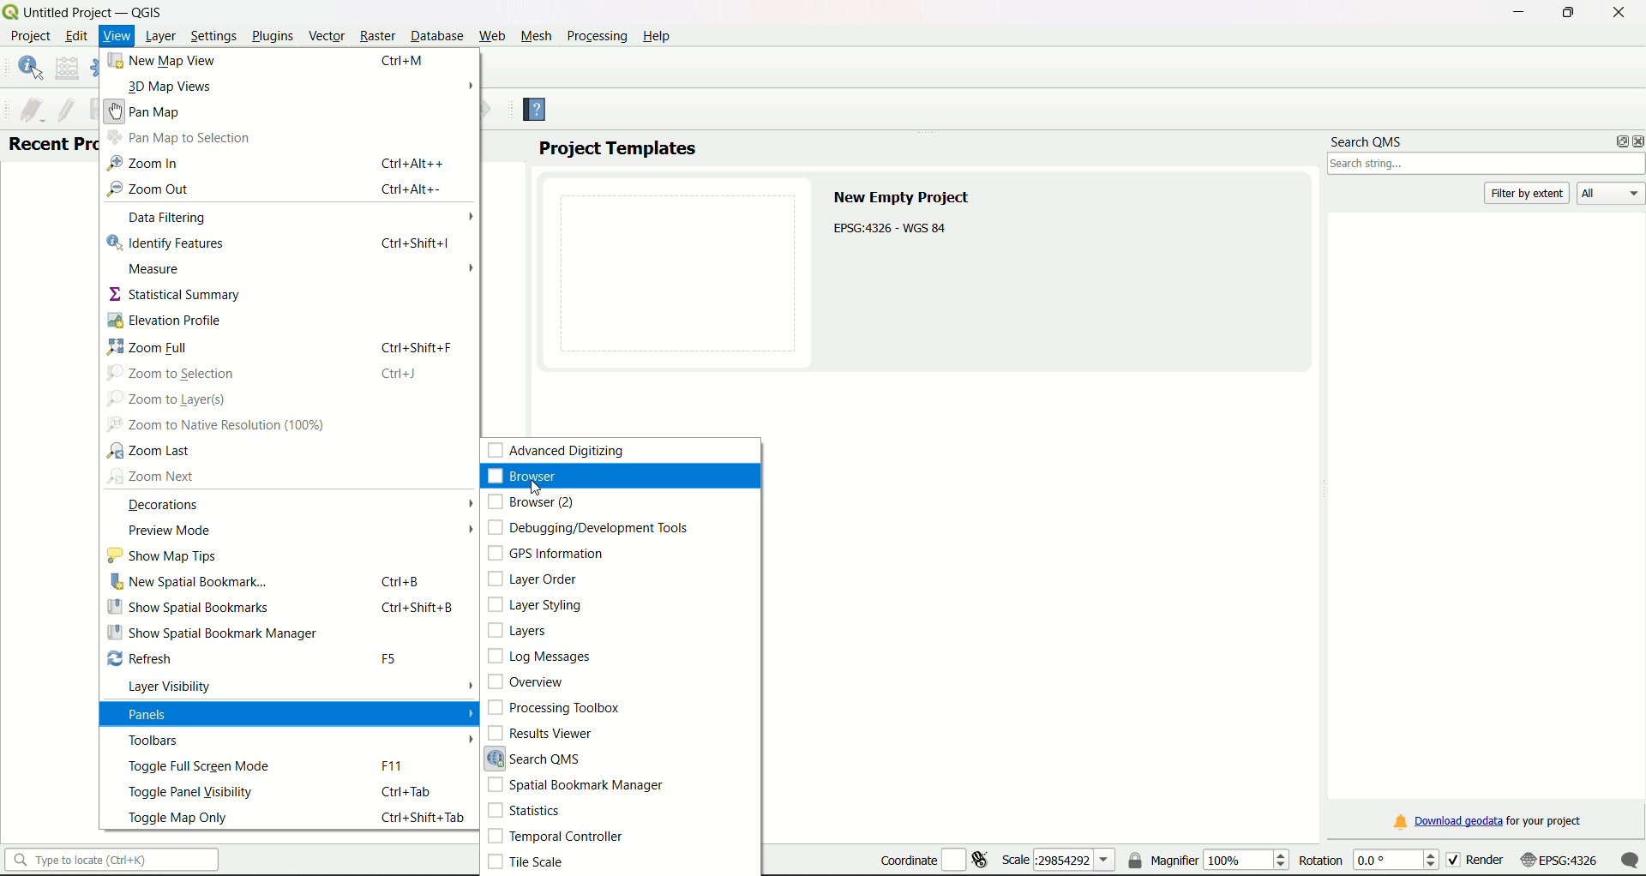 The image size is (1646, 876). Describe the element at coordinates (399, 375) in the screenshot. I see `Ctrl+J` at that location.